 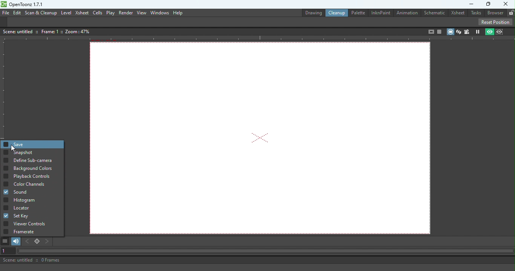 I want to click on Locator, so click(x=19, y=208).